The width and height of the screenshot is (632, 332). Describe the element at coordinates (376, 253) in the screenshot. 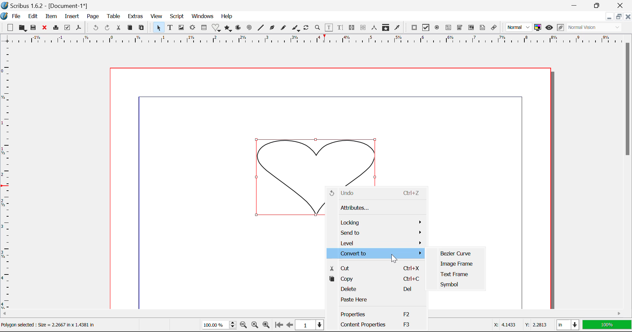

I see `Convert to` at that location.